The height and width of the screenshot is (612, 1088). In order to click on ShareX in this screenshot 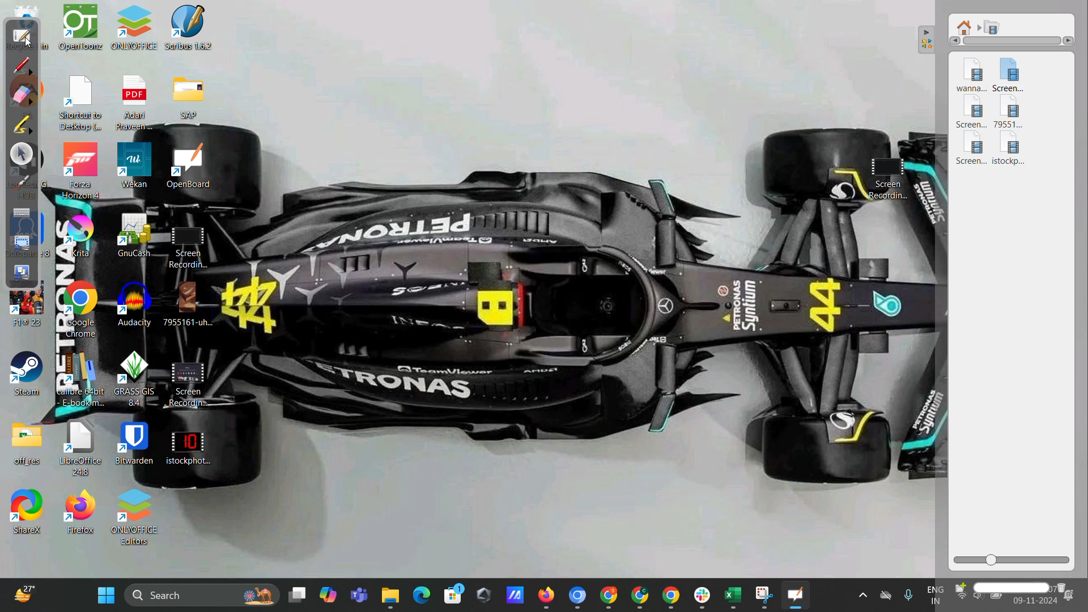, I will do `click(29, 513)`.